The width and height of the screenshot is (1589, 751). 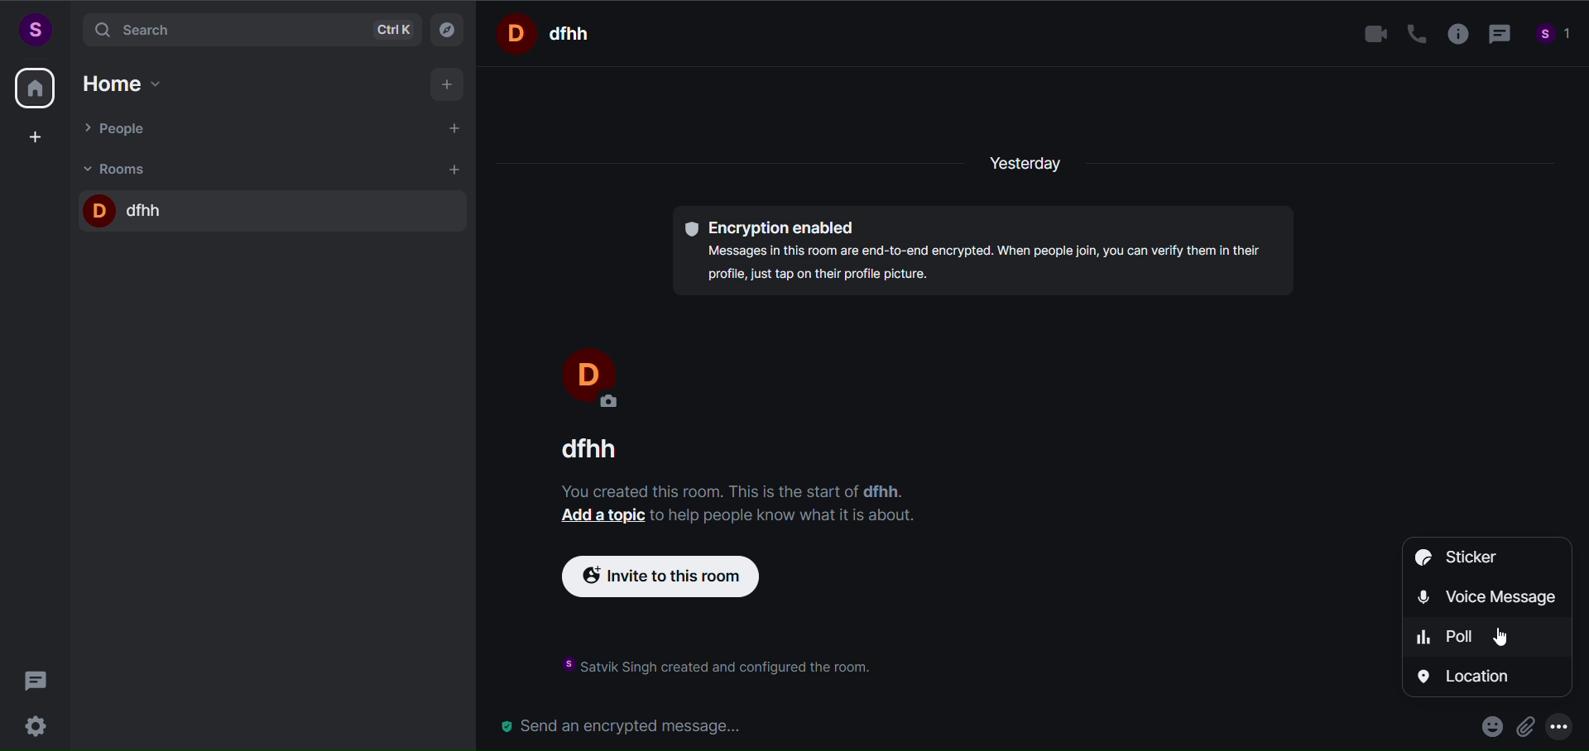 What do you see at coordinates (1371, 35) in the screenshot?
I see `video call` at bounding box center [1371, 35].